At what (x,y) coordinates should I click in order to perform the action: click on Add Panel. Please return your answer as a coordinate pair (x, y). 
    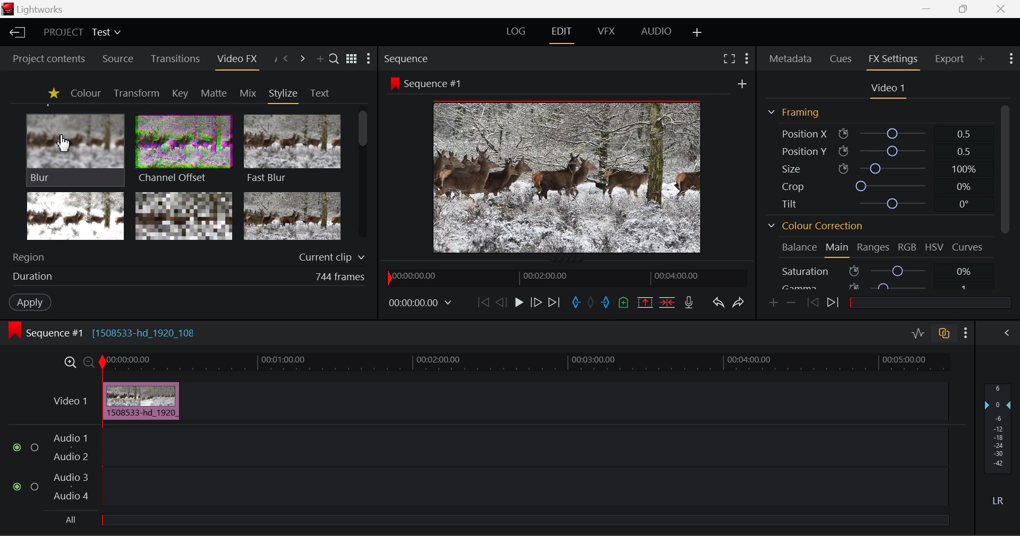
    Looking at the image, I should click on (982, 60).